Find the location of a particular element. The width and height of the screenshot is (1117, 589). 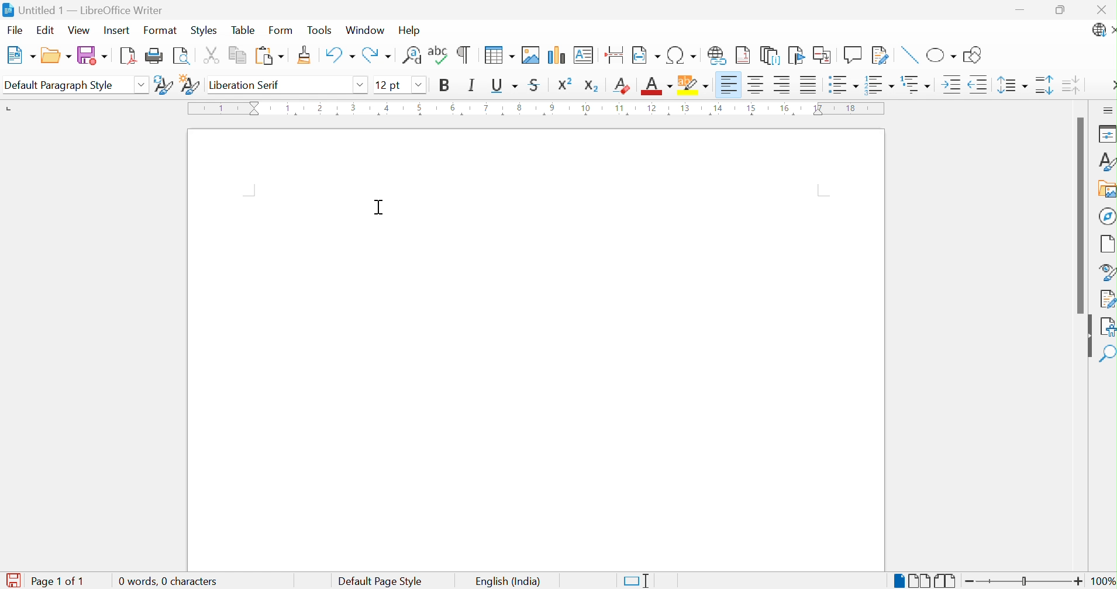

Page is located at coordinates (1106, 244).